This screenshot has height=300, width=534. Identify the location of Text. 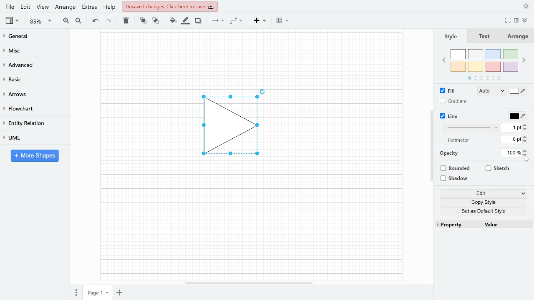
(483, 37).